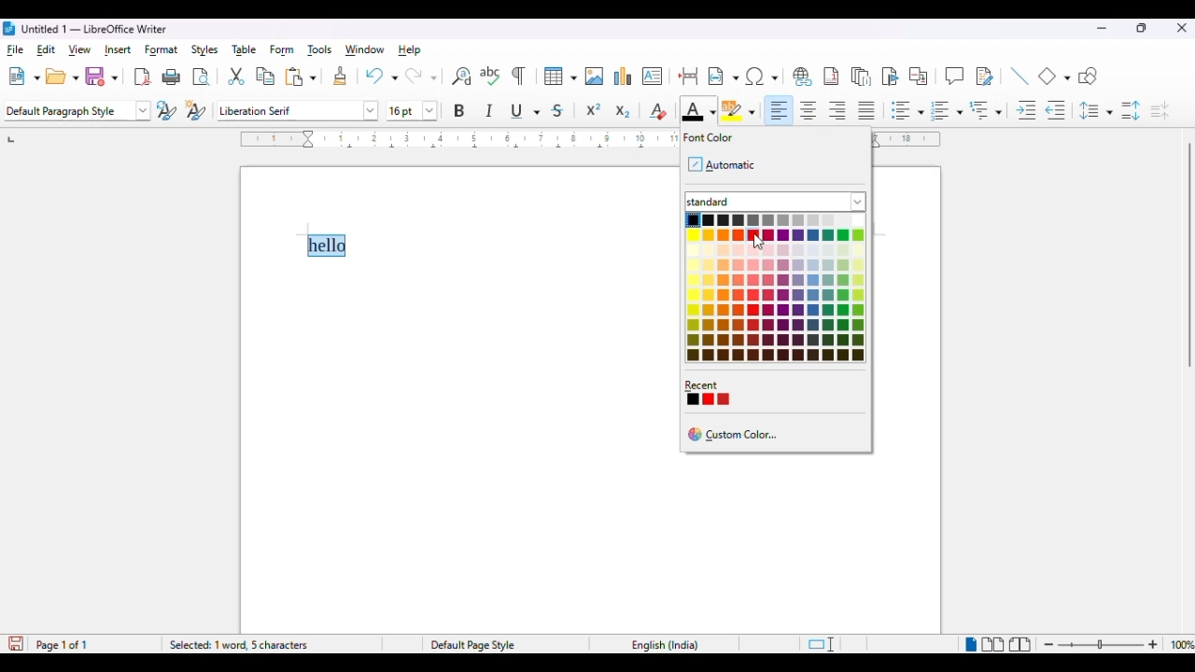 This screenshot has height=672, width=1195. I want to click on logo, so click(9, 28).